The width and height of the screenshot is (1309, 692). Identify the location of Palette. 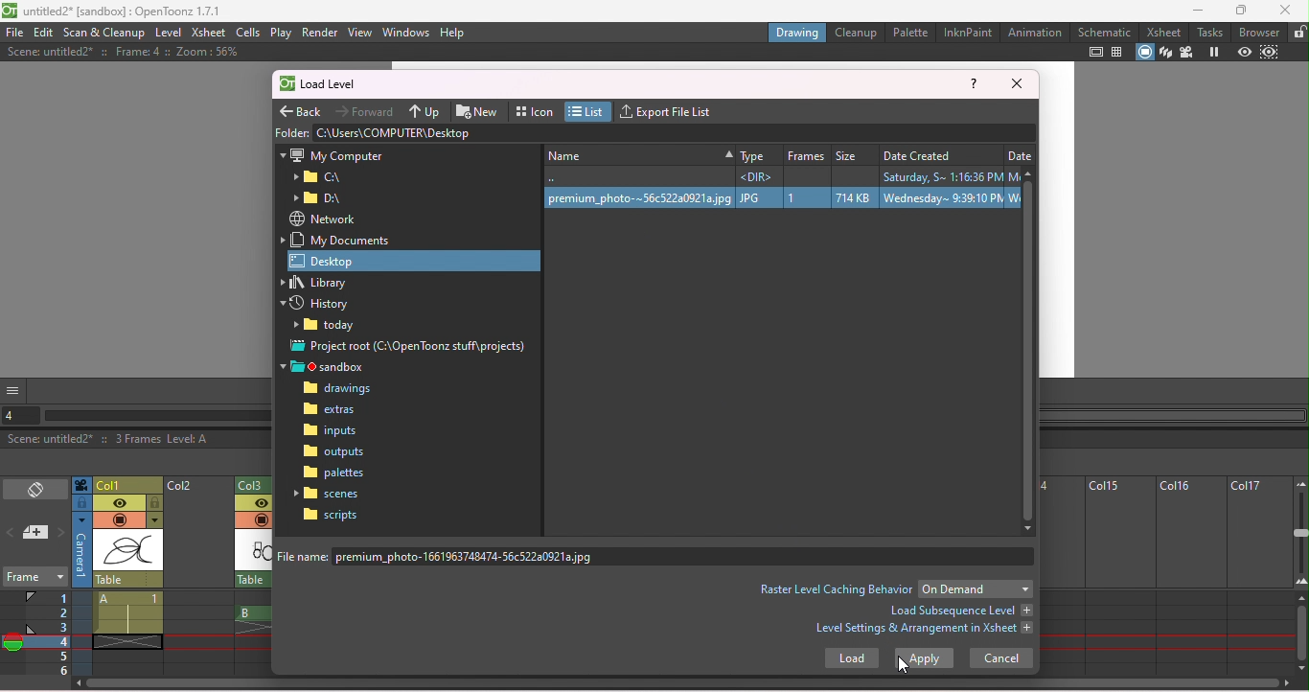
(911, 32).